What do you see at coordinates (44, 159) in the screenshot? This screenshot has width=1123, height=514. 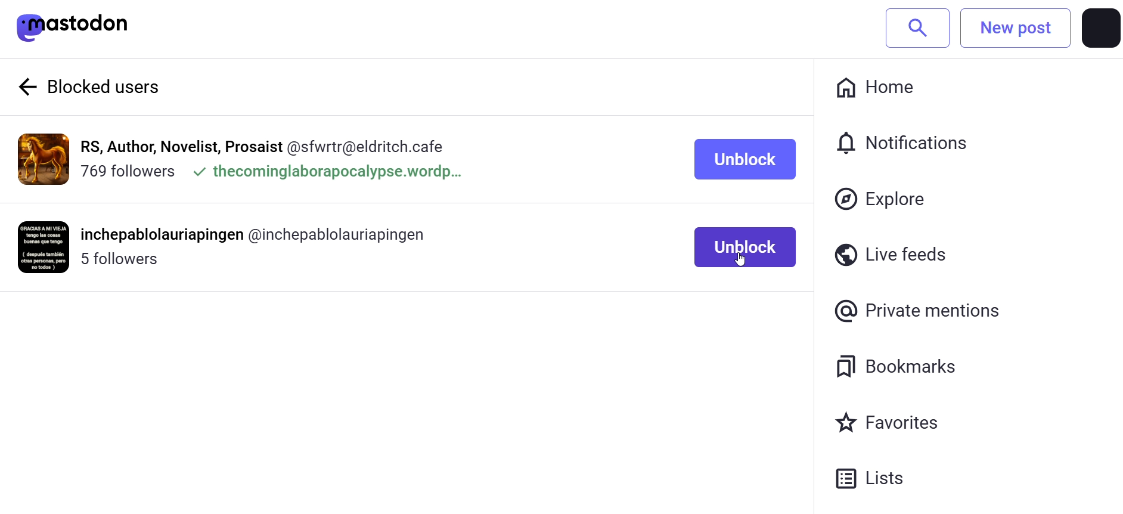 I see `profile picture` at bounding box center [44, 159].